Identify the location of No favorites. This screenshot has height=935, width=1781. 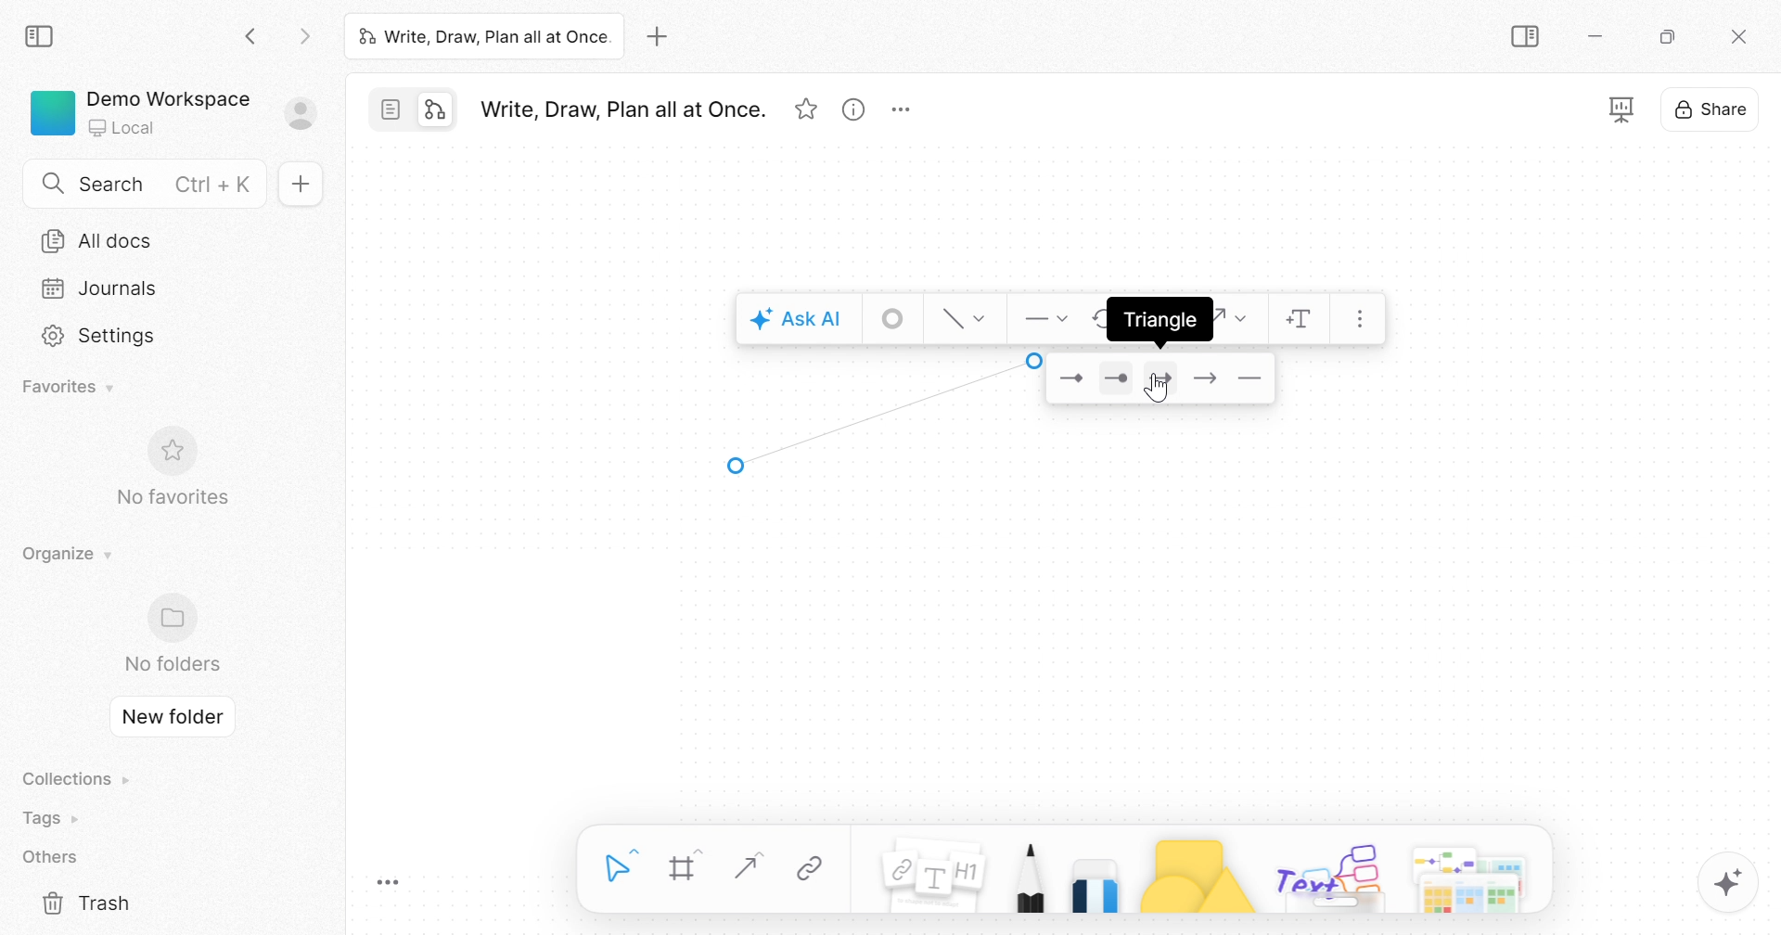
(170, 497).